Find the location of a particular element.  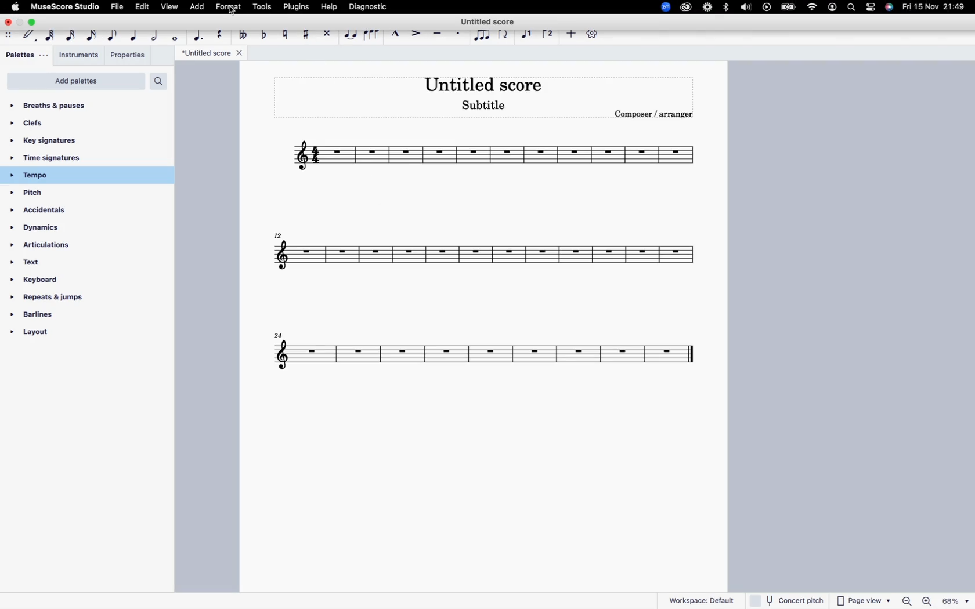

toggle sharp is located at coordinates (308, 32).